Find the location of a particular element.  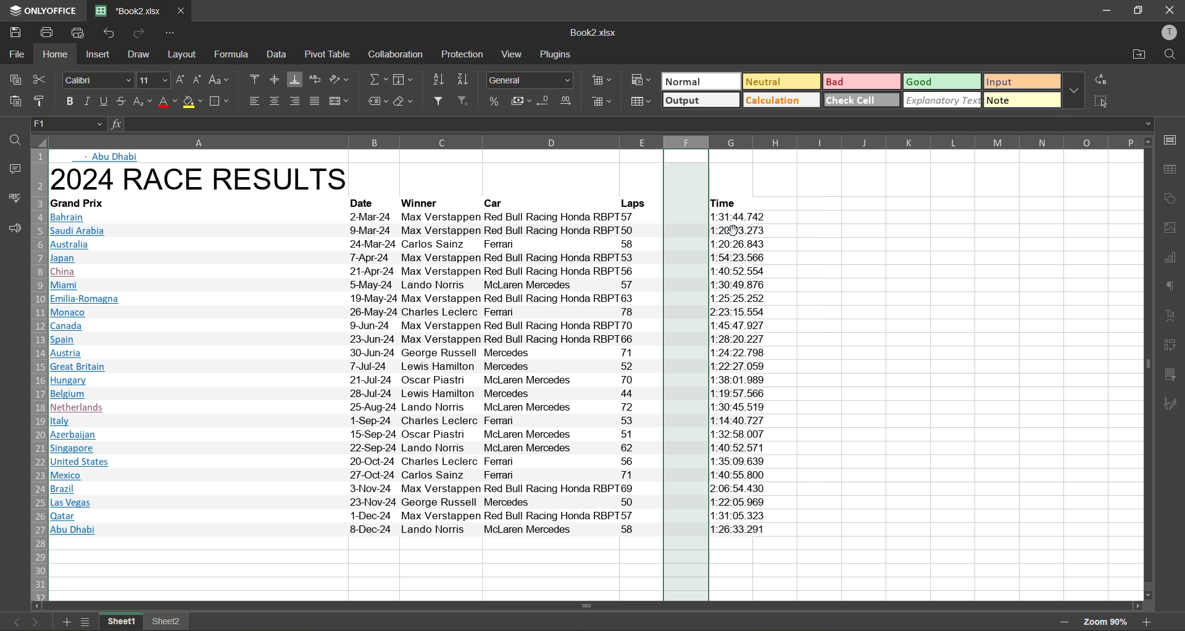

increase decimal is located at coordinates (570, 99).